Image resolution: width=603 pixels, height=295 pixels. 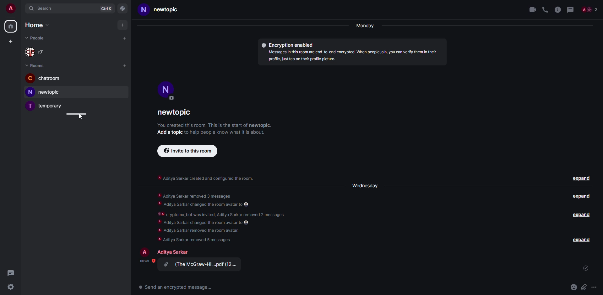 I want to click on invite to this room, so click(x=187, y=151).